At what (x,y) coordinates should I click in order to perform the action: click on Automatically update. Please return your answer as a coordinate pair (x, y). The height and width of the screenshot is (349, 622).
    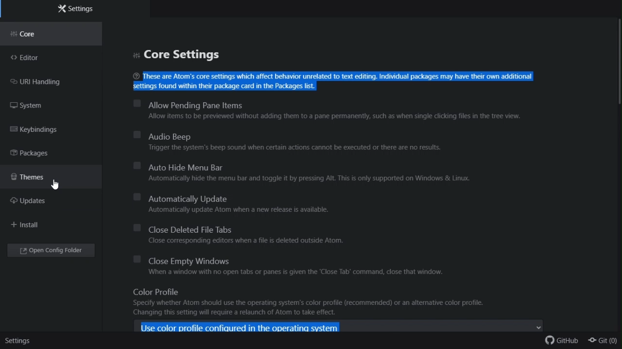
    Looking at the image, I should click on (246, 201).